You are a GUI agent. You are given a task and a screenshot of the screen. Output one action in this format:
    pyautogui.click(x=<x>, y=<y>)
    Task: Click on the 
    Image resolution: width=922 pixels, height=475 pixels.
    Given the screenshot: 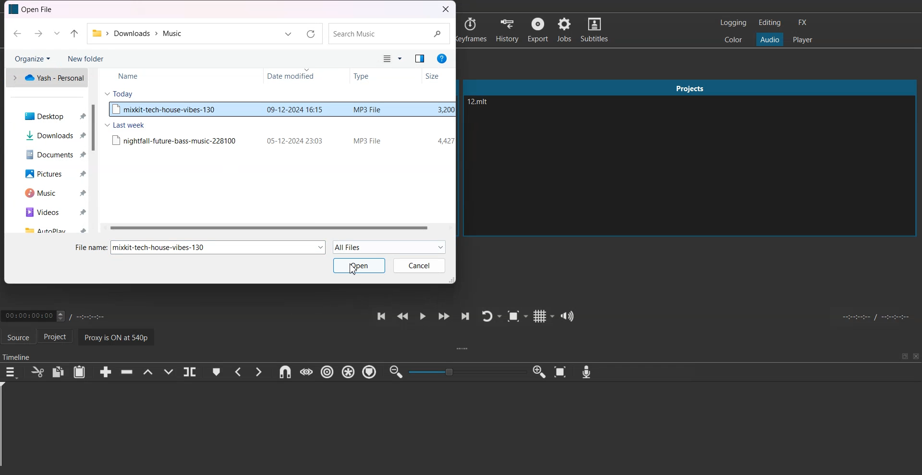 What is the action you would take?
    pyautogui.click(x=402, y=59)
    